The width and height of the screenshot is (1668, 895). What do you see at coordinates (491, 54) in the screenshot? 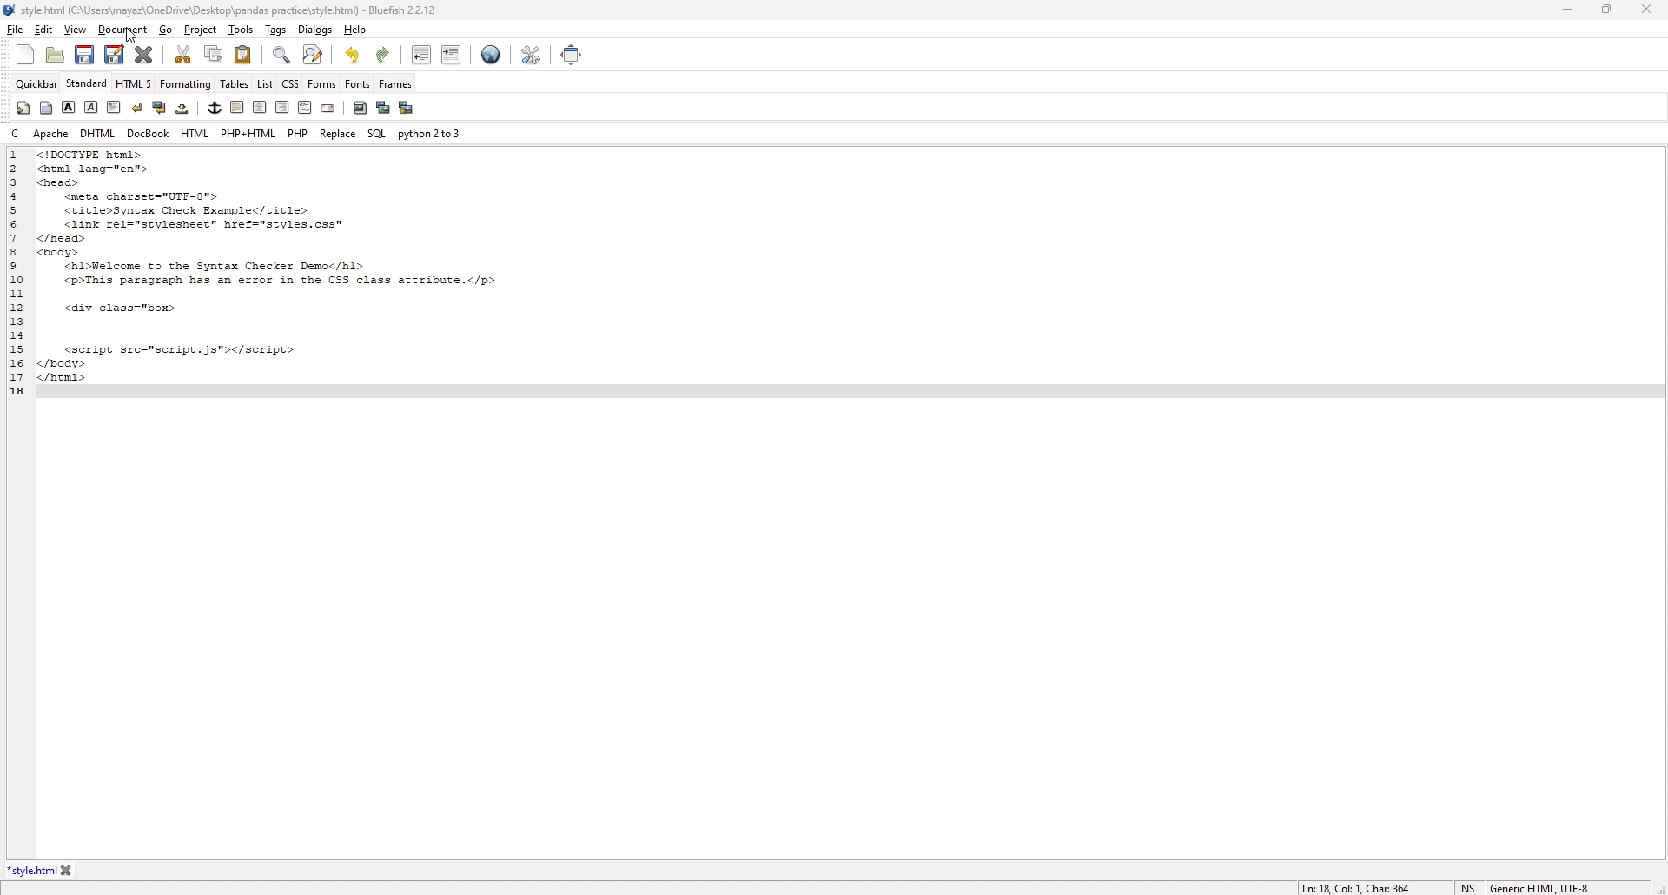
I see `web preview` at bounding box center [491, 54].